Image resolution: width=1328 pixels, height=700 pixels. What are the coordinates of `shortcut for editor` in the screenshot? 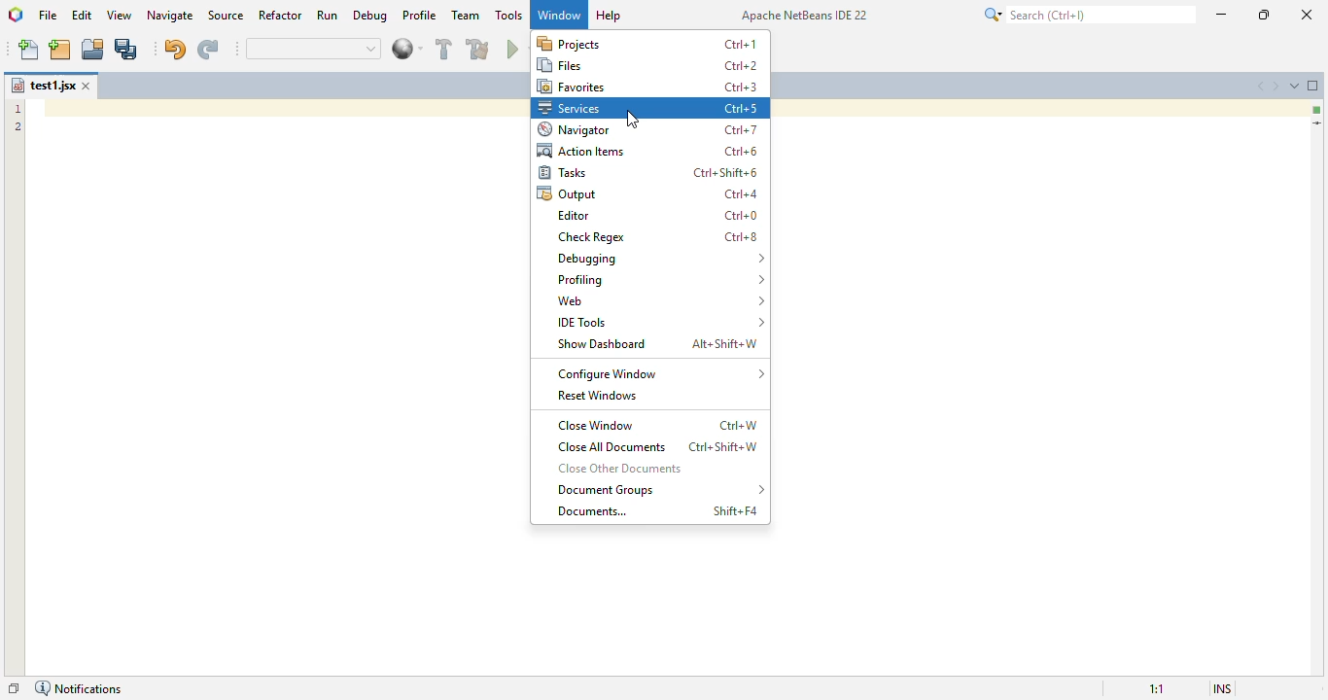 It's located at (741, 217).